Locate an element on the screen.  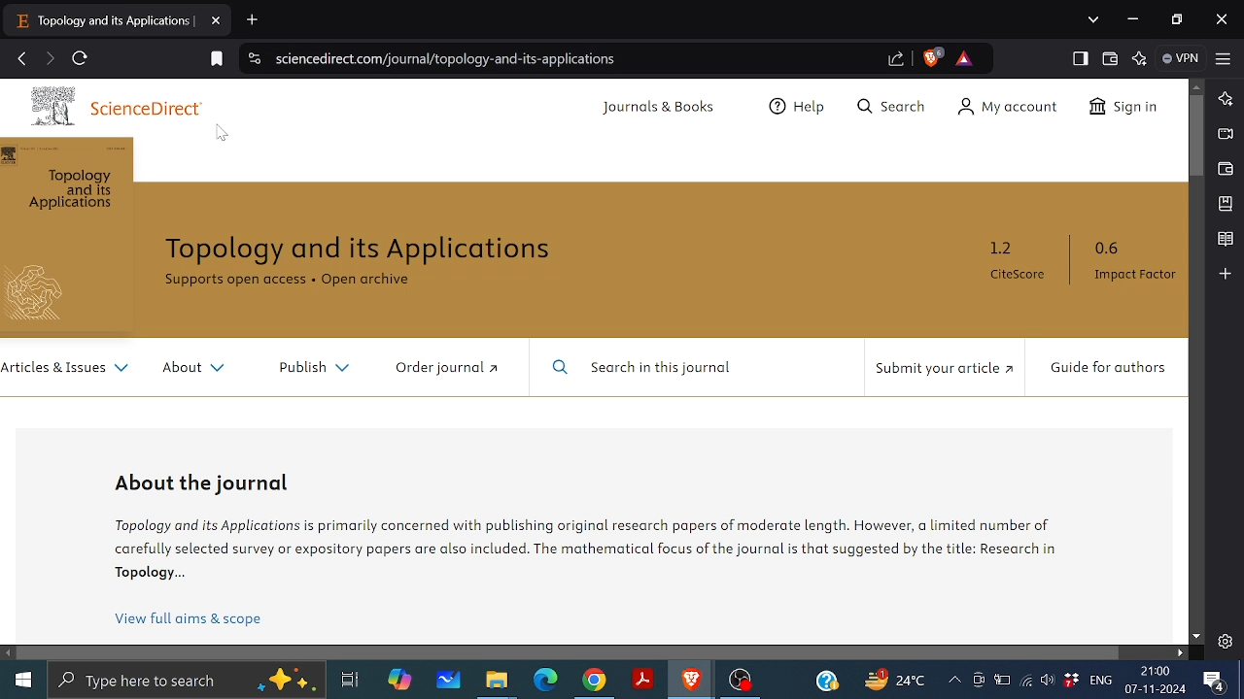
Minimize is located at coordinates (1132, 20).